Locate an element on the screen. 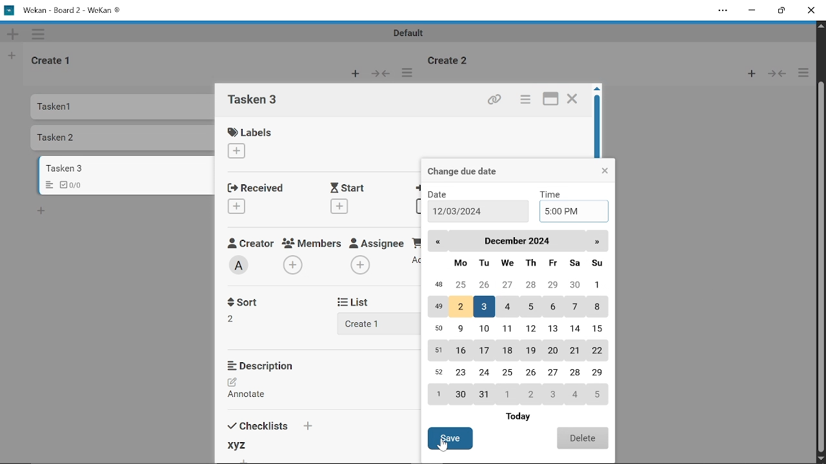  Requested By is located at coordinates (416, 242).